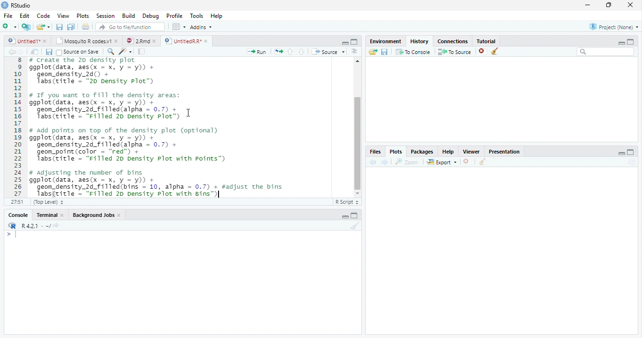 This screenshot has height=338, width=642. What do you see at coordinates (9, 52) in the screenshot?
I see `back` at bounding box center [9, 52].